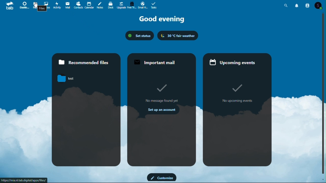 The width and height of the screenshot is (326, 183). What do you see at coordinates (298, 5) in the screenshot?
I see `notifications` at bounding box center [298, 5].